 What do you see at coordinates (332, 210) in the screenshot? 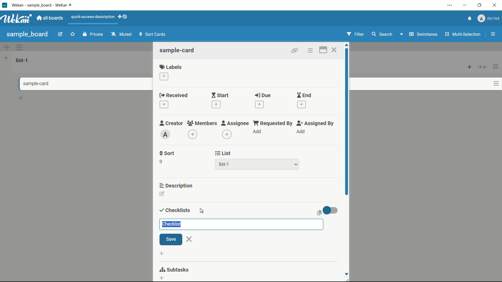
I see `toggle button` at bounding box center [332, 210].